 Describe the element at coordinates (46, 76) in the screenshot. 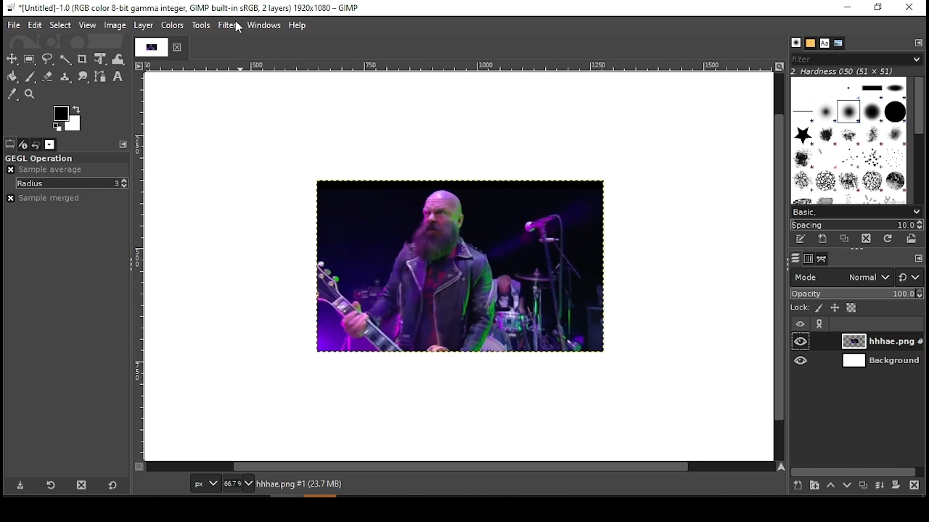

I see `eraser tool` at that location.